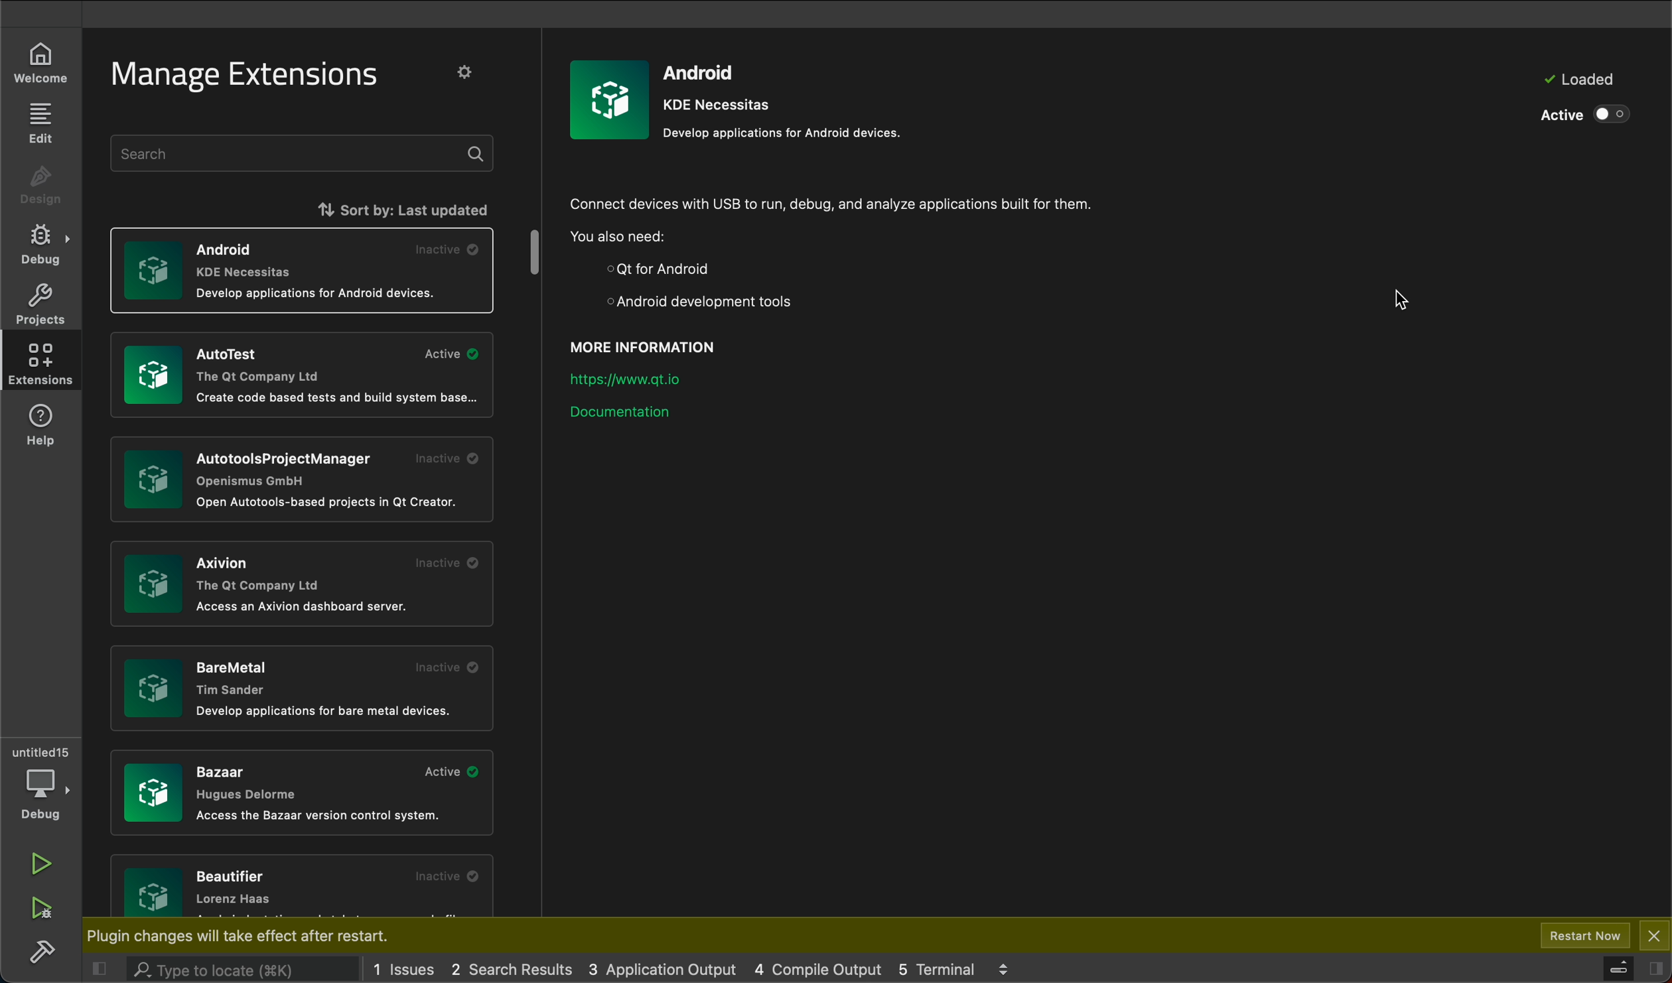  What do you see at coordinates (42, 865) in the screenshot?
I see `run` at bounding box center [42, 865].